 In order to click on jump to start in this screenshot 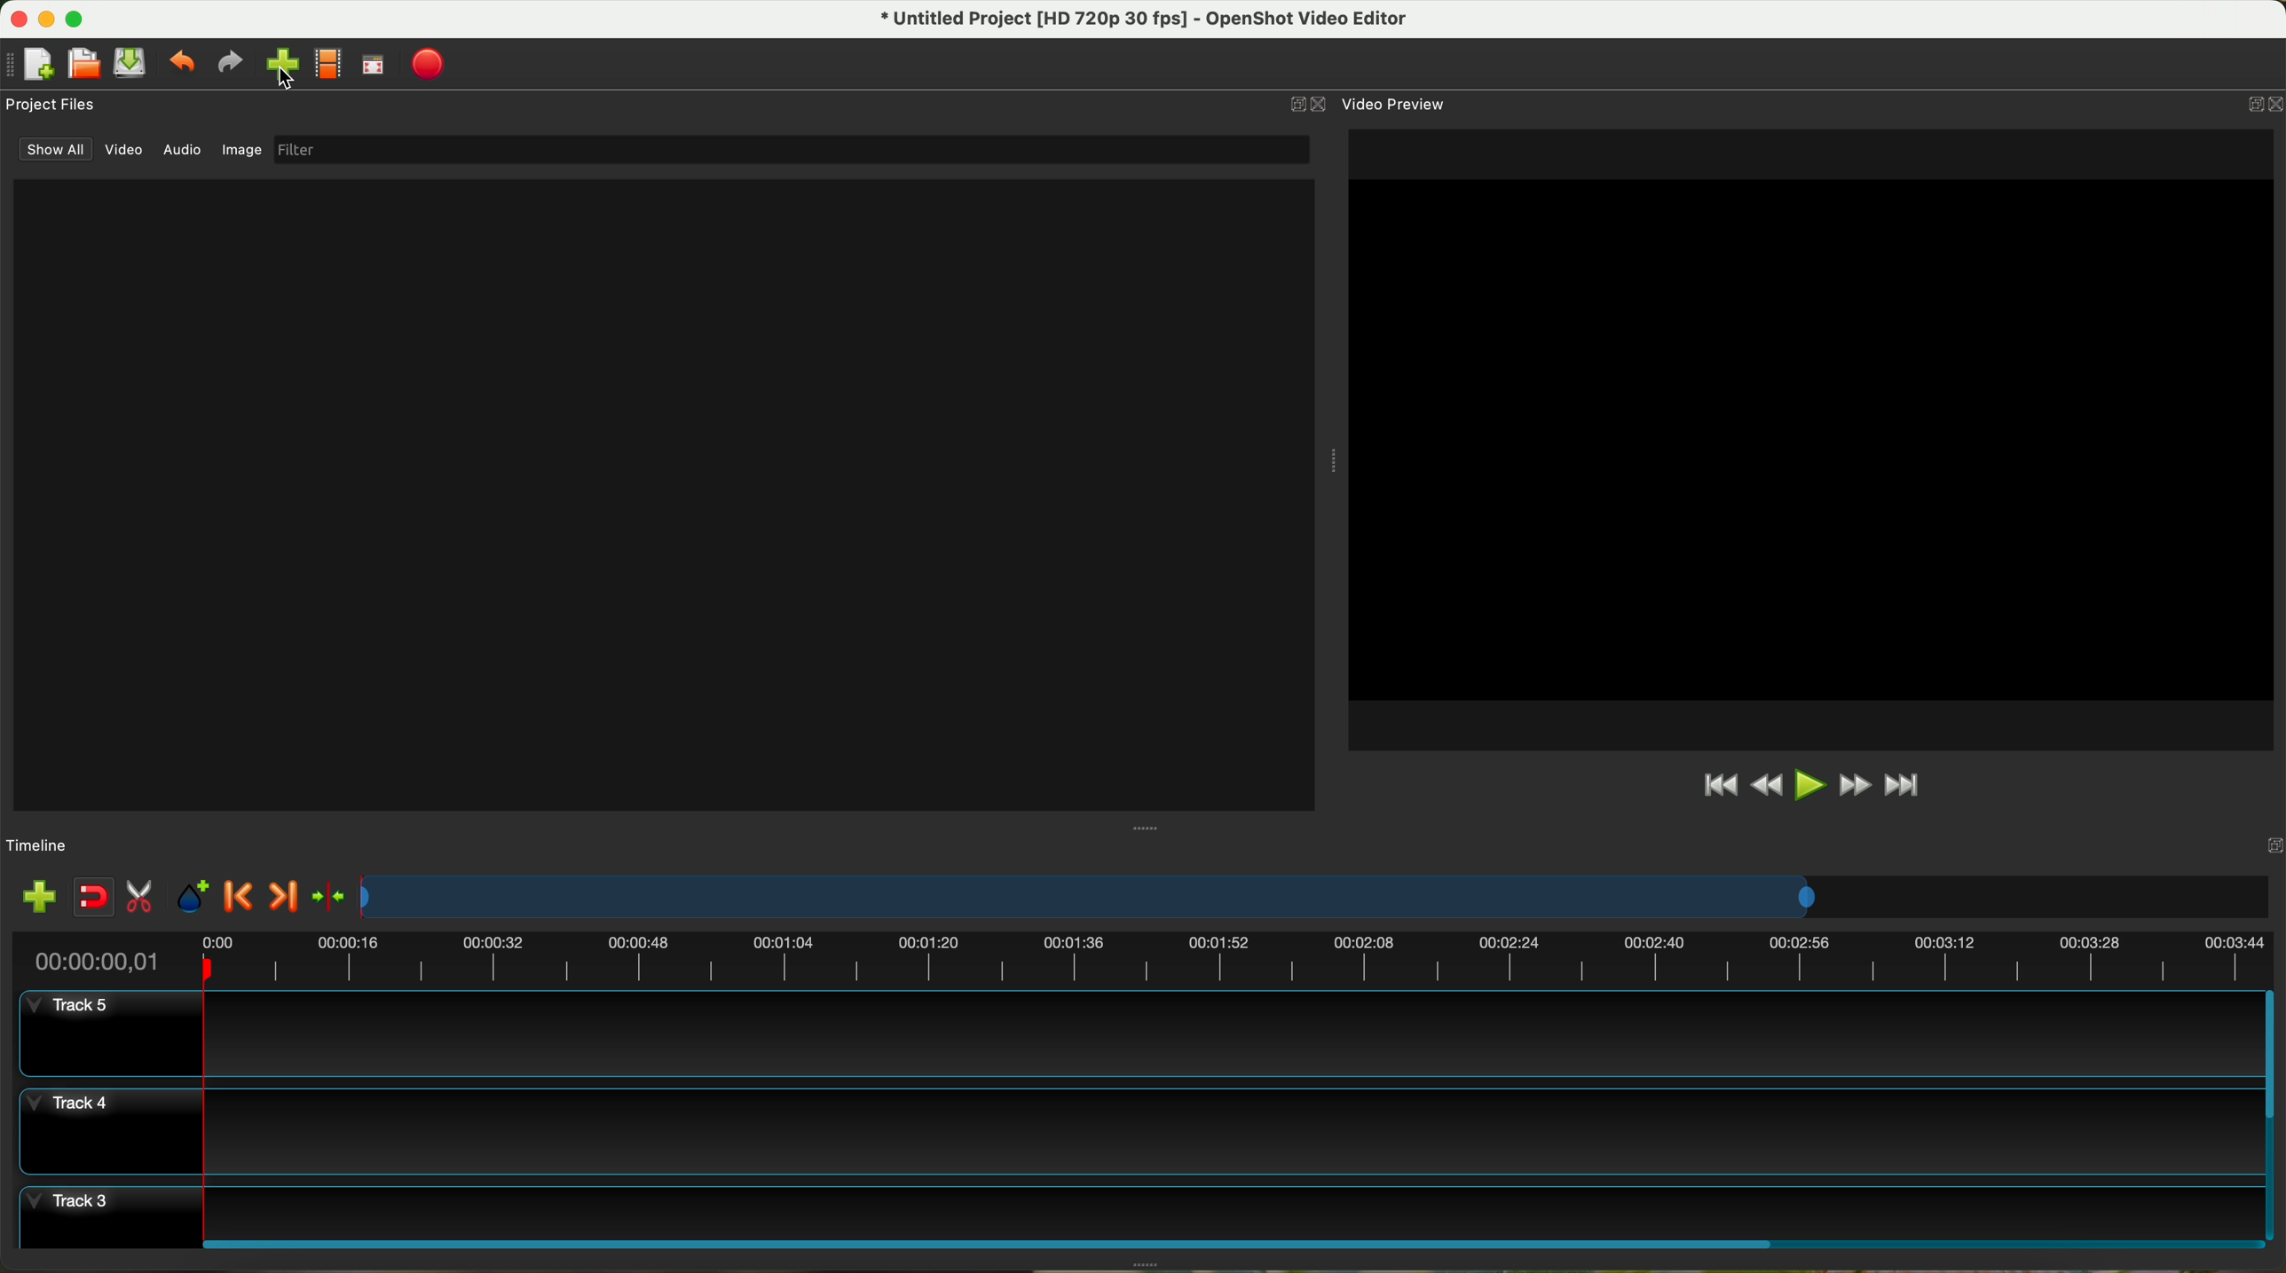, I will do `click(1718, 783)`.